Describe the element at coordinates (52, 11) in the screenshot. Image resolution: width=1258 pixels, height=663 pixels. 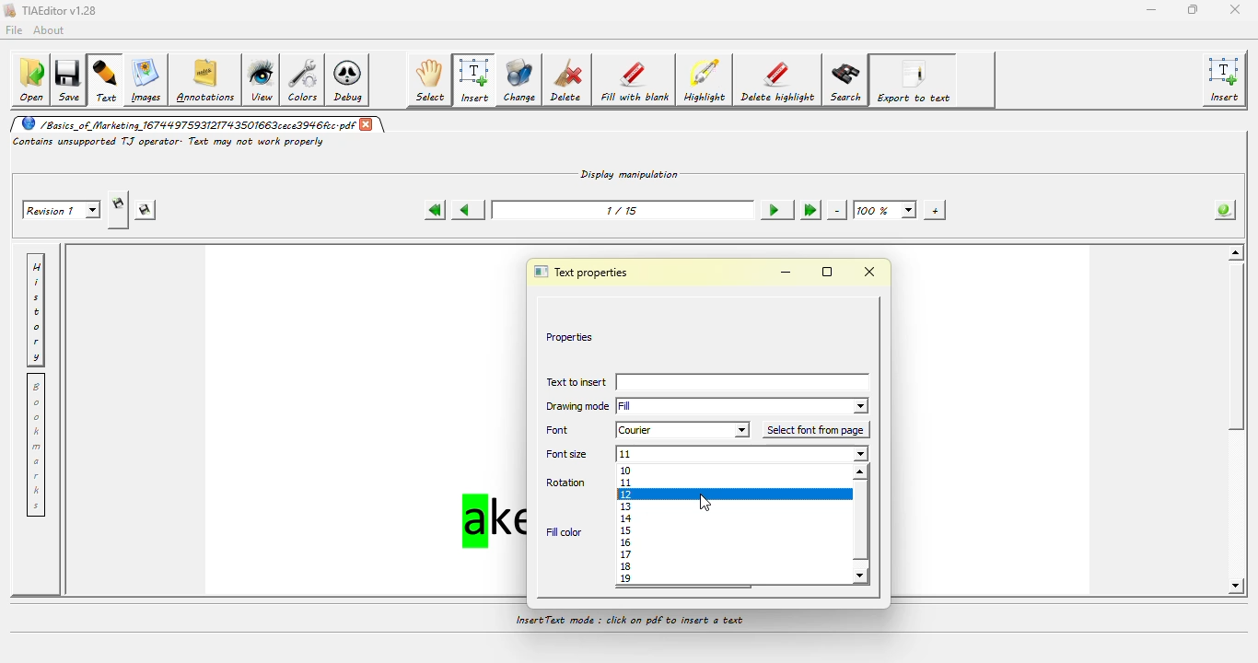
I see `TIAEditor v1.28` at that location.